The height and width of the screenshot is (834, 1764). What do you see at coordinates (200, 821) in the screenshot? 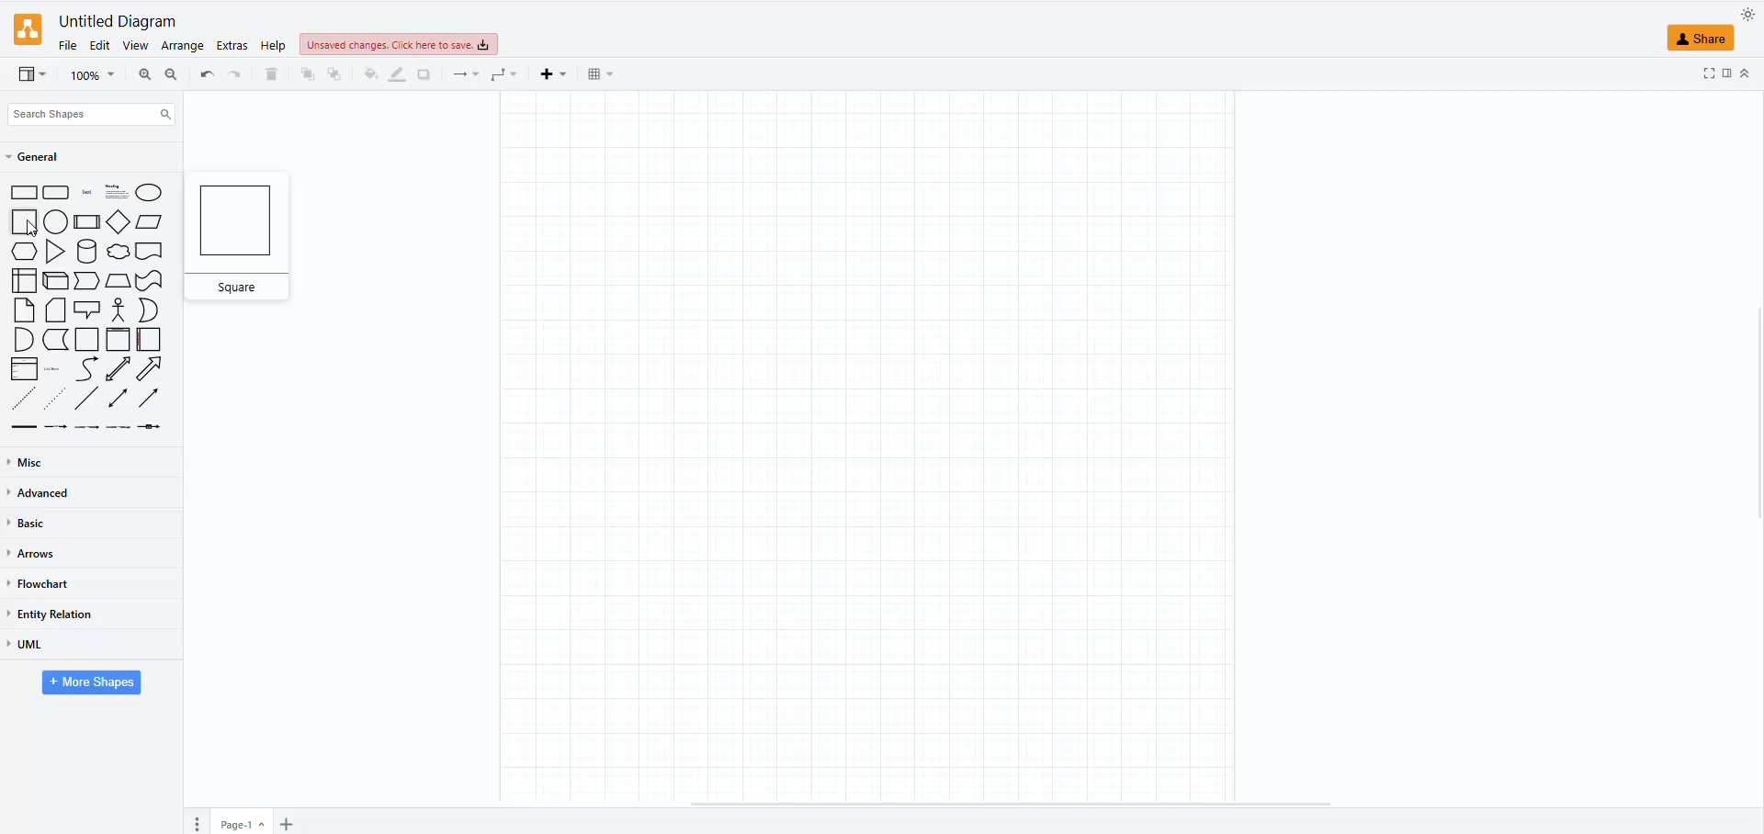
I see `pages` at bounding box center [200, 821].